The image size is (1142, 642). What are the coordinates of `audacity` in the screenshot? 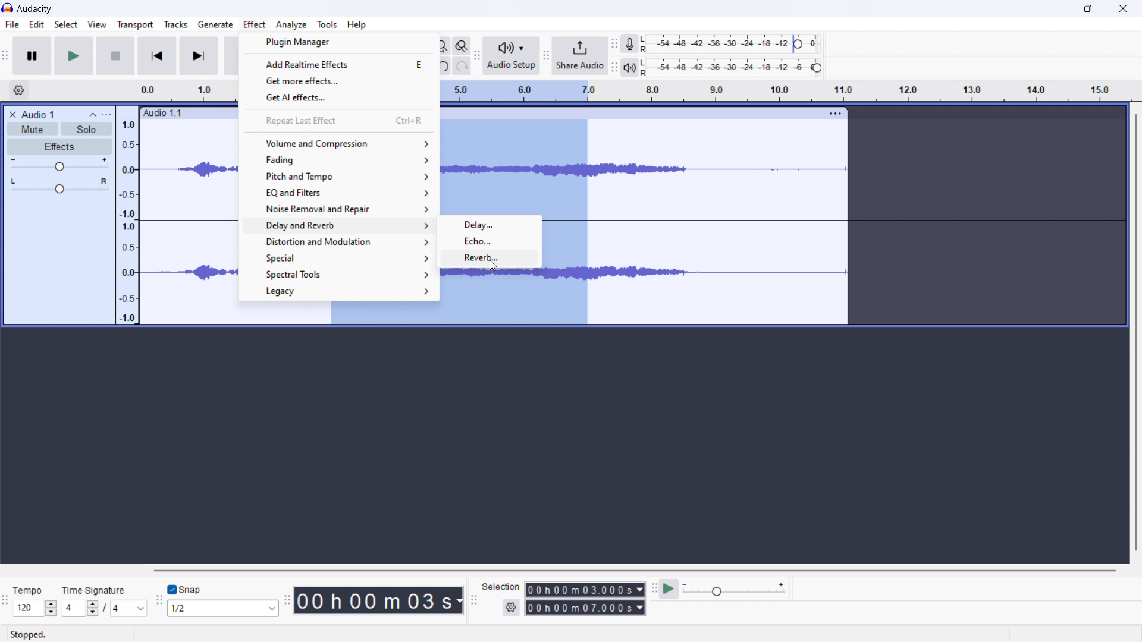 It's located at (36, 10).